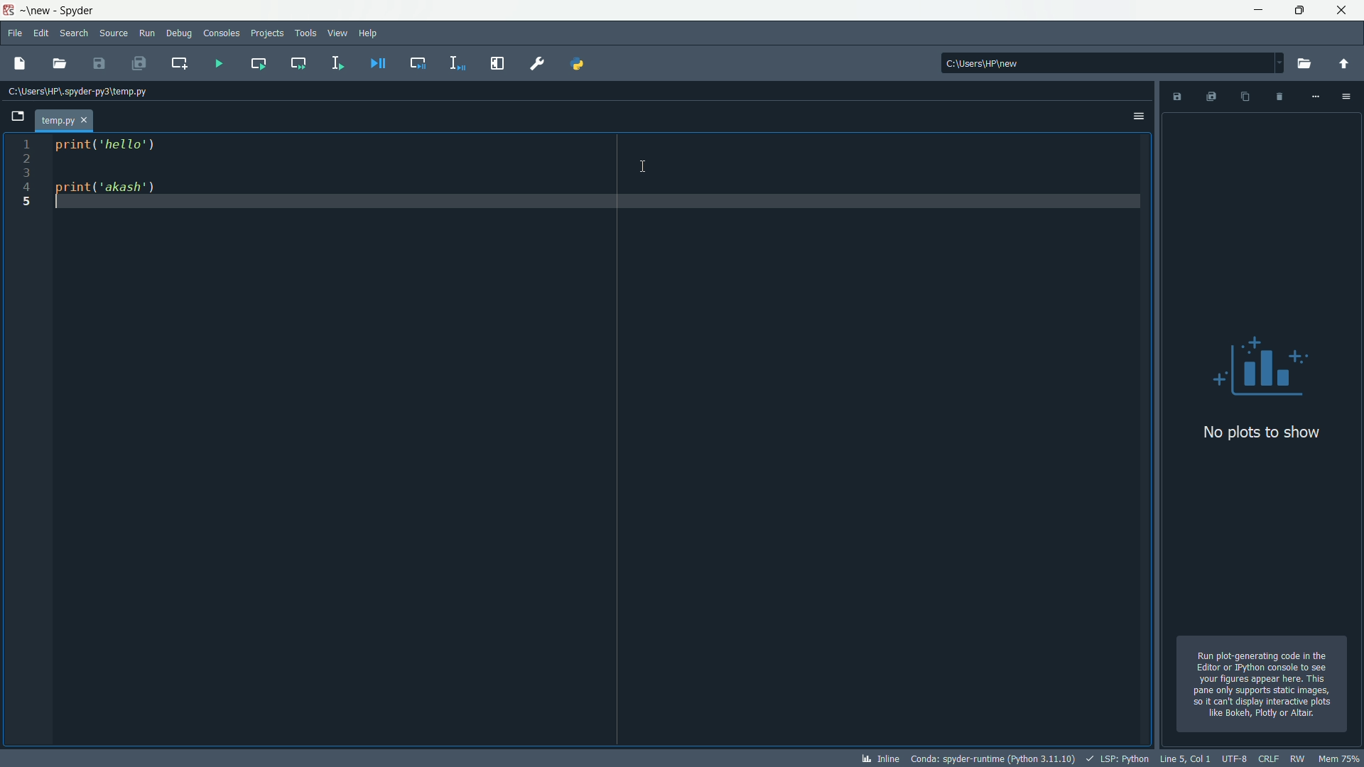  I want to click on save all plots, so click(1211, 95).